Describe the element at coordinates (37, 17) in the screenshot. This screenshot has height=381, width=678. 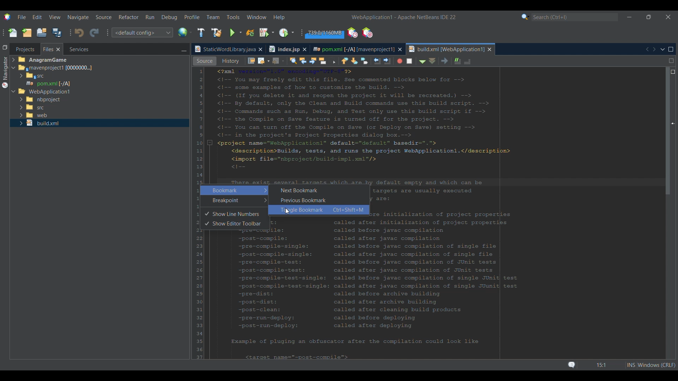
I see `Edit menu` at that location.